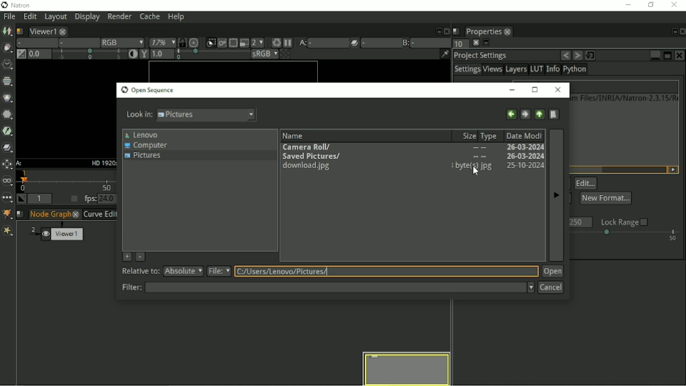  What do you see at coordinates (141, 258) in the screenshot?
I see `Remove from favorites` at bounding box center [141, 258].